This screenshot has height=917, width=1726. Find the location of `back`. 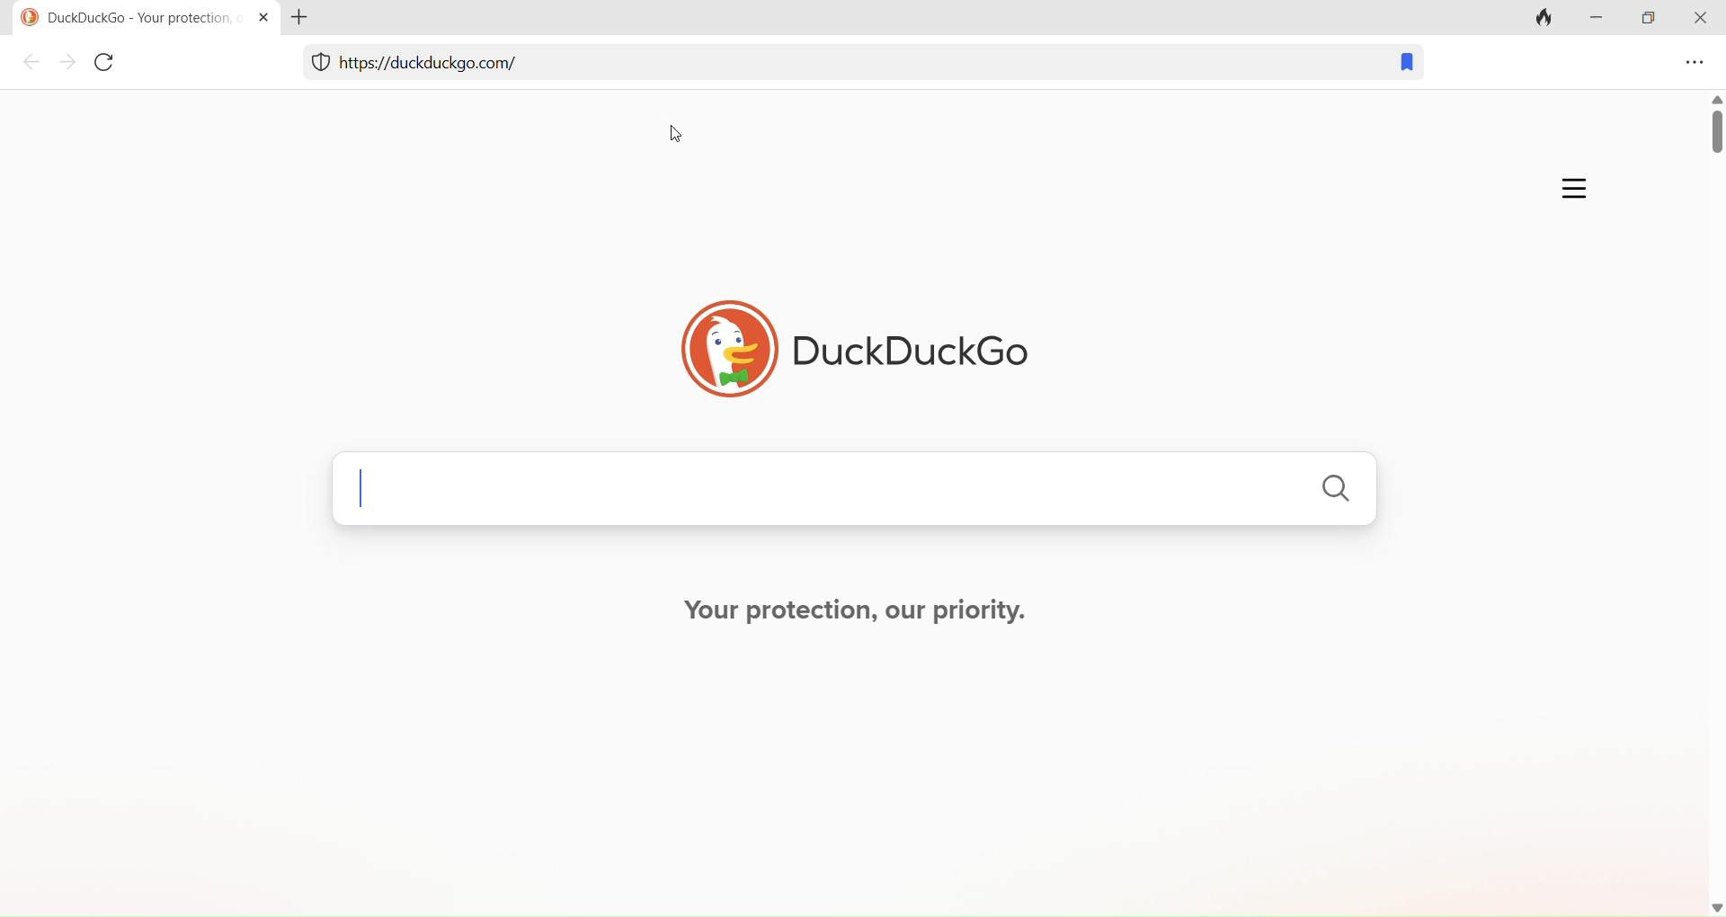

back is located at coordinates (32, 64).